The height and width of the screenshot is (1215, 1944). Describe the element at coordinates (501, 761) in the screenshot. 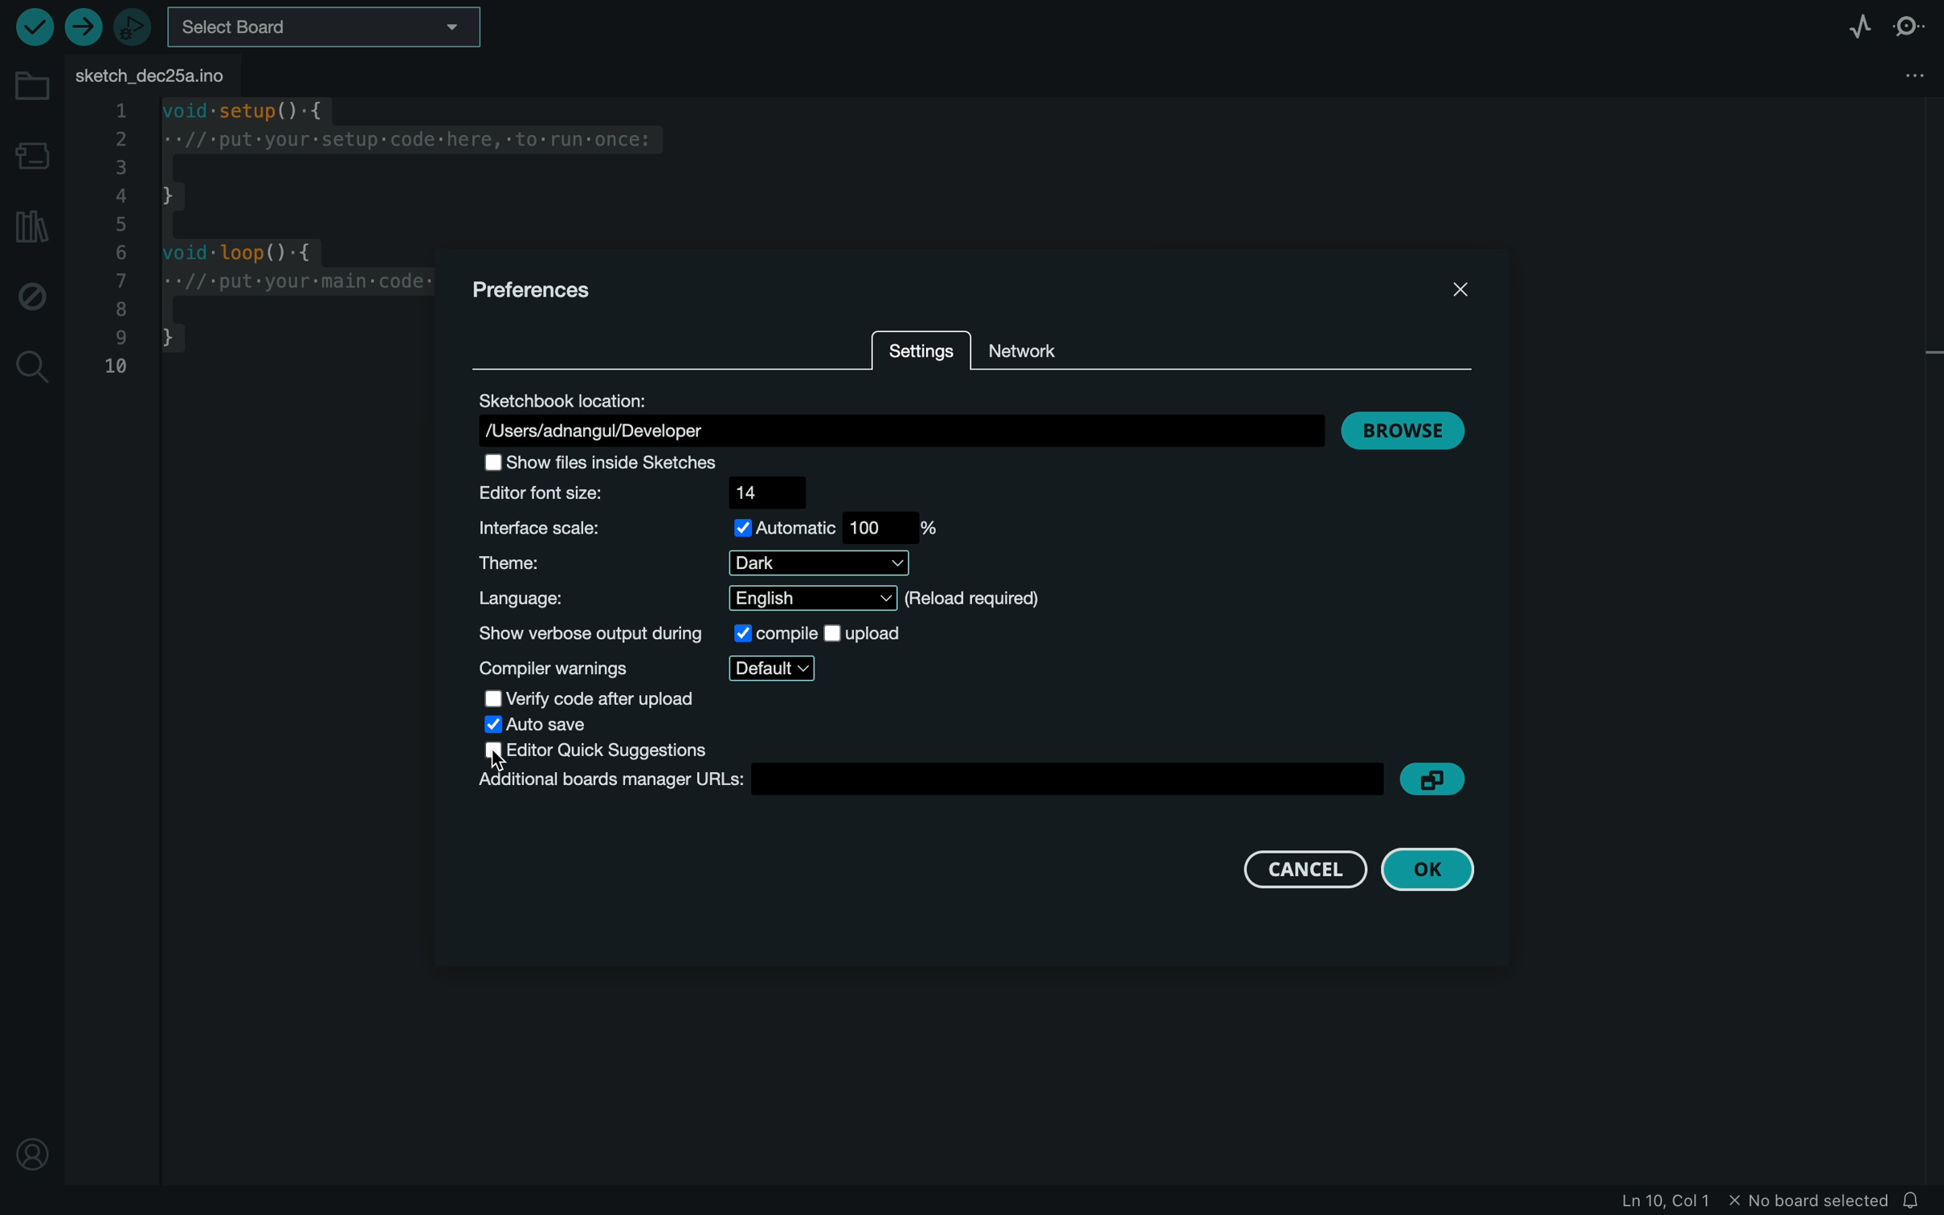

I see `cursor` at that location.